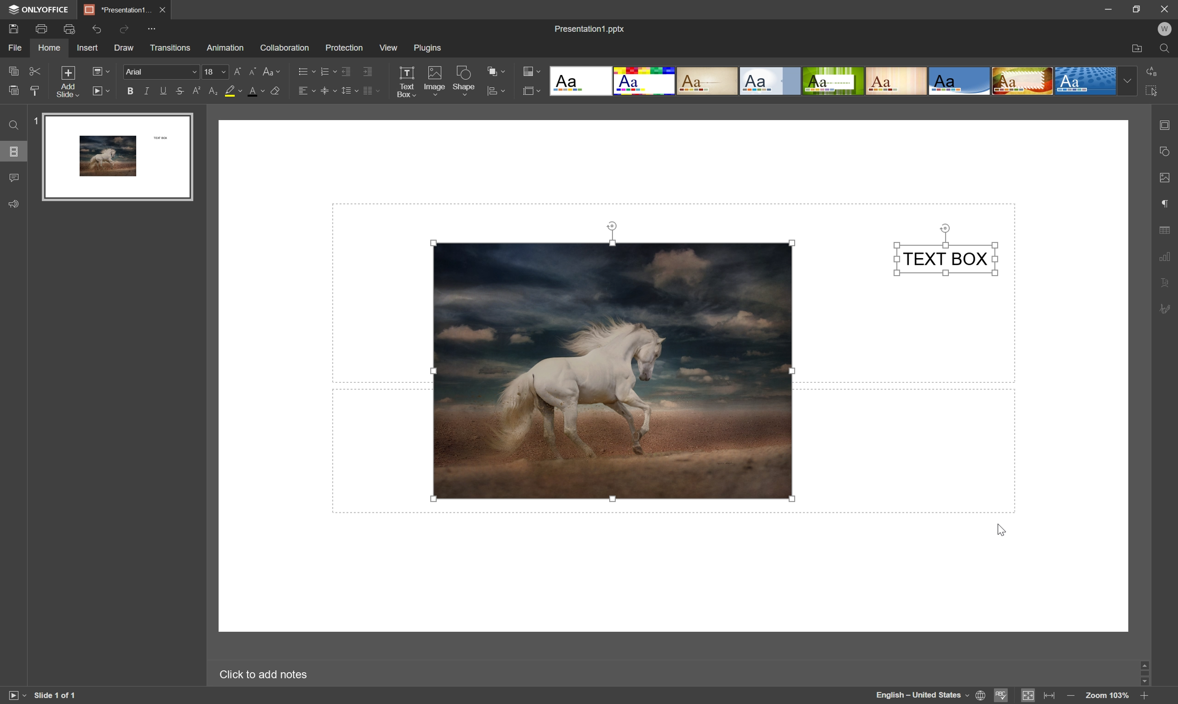 Image resolution: width=1178 pixels, height=704 pixels. I want to click on insert columns, so click(371, 91).